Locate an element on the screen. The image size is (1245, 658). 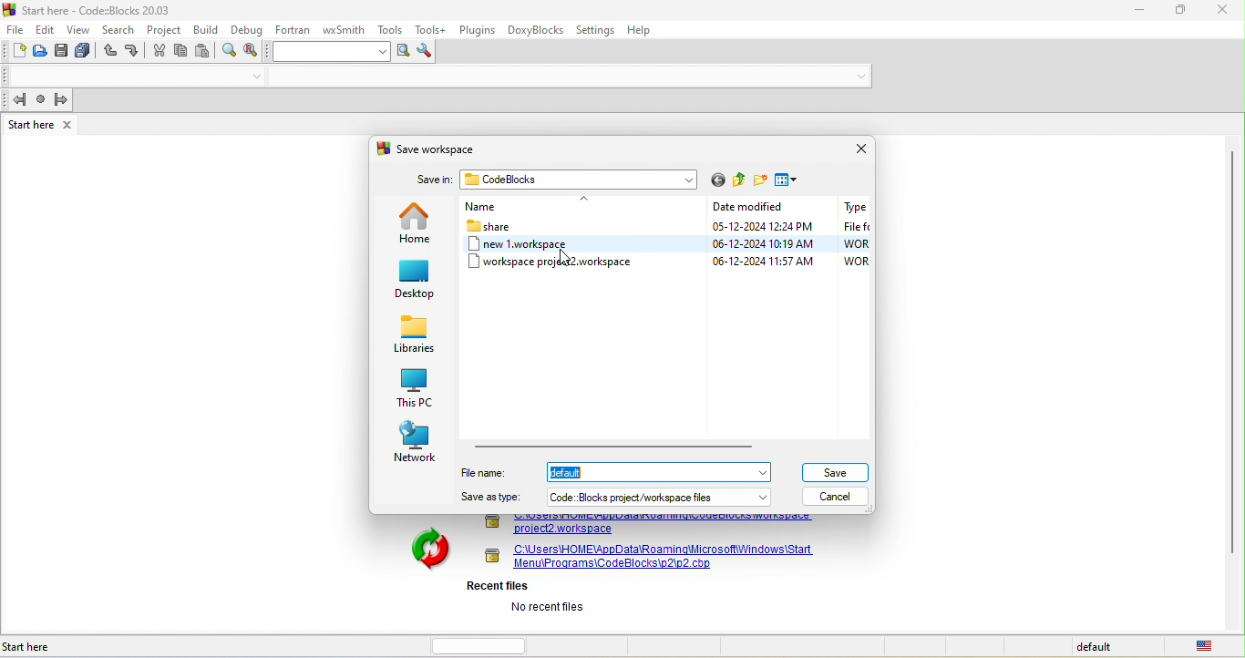
horizontal scroll bar is located at coordinates (615, 445).